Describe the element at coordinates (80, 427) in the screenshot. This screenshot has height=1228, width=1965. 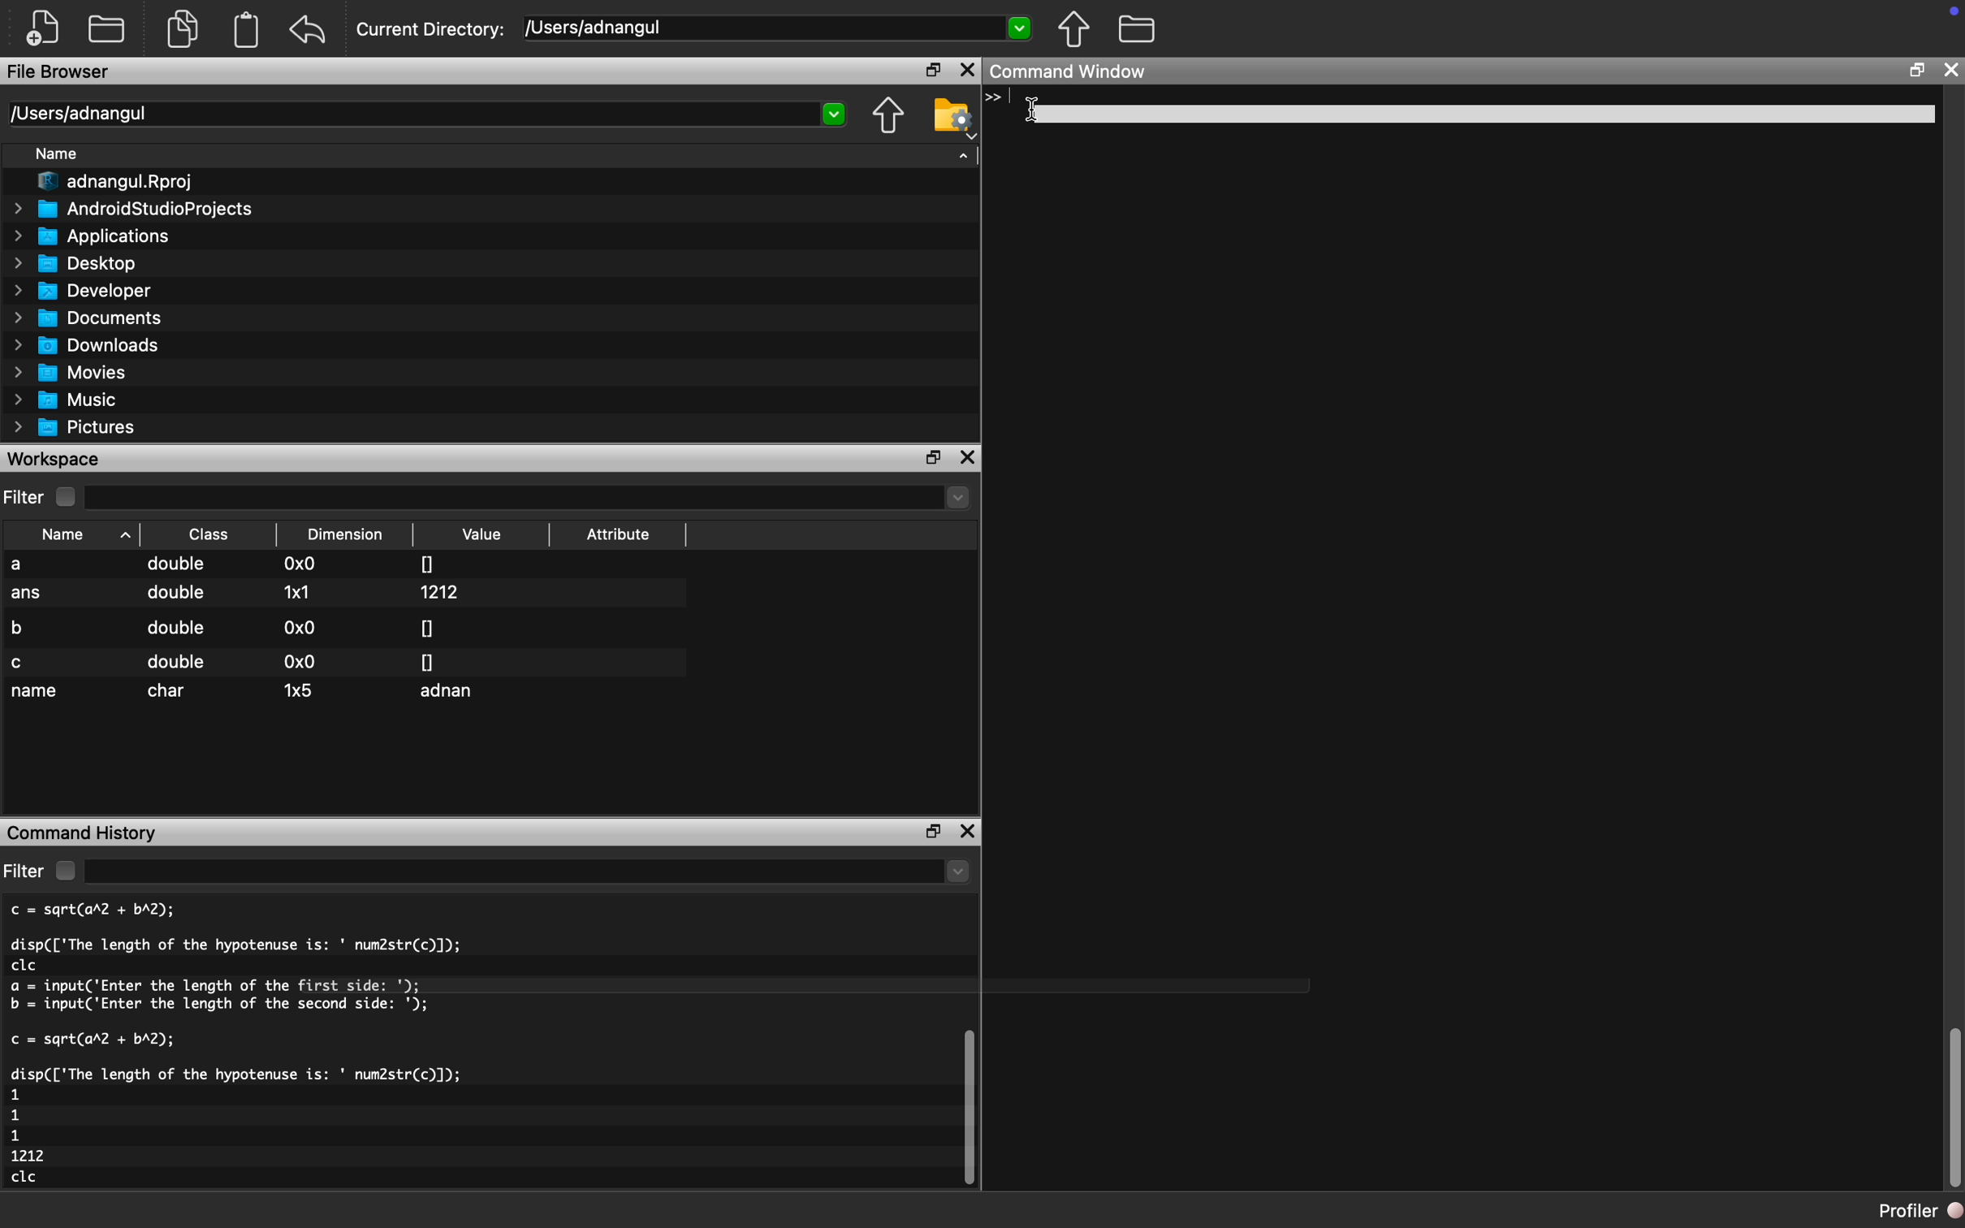
I see ` Pictures` at that location.